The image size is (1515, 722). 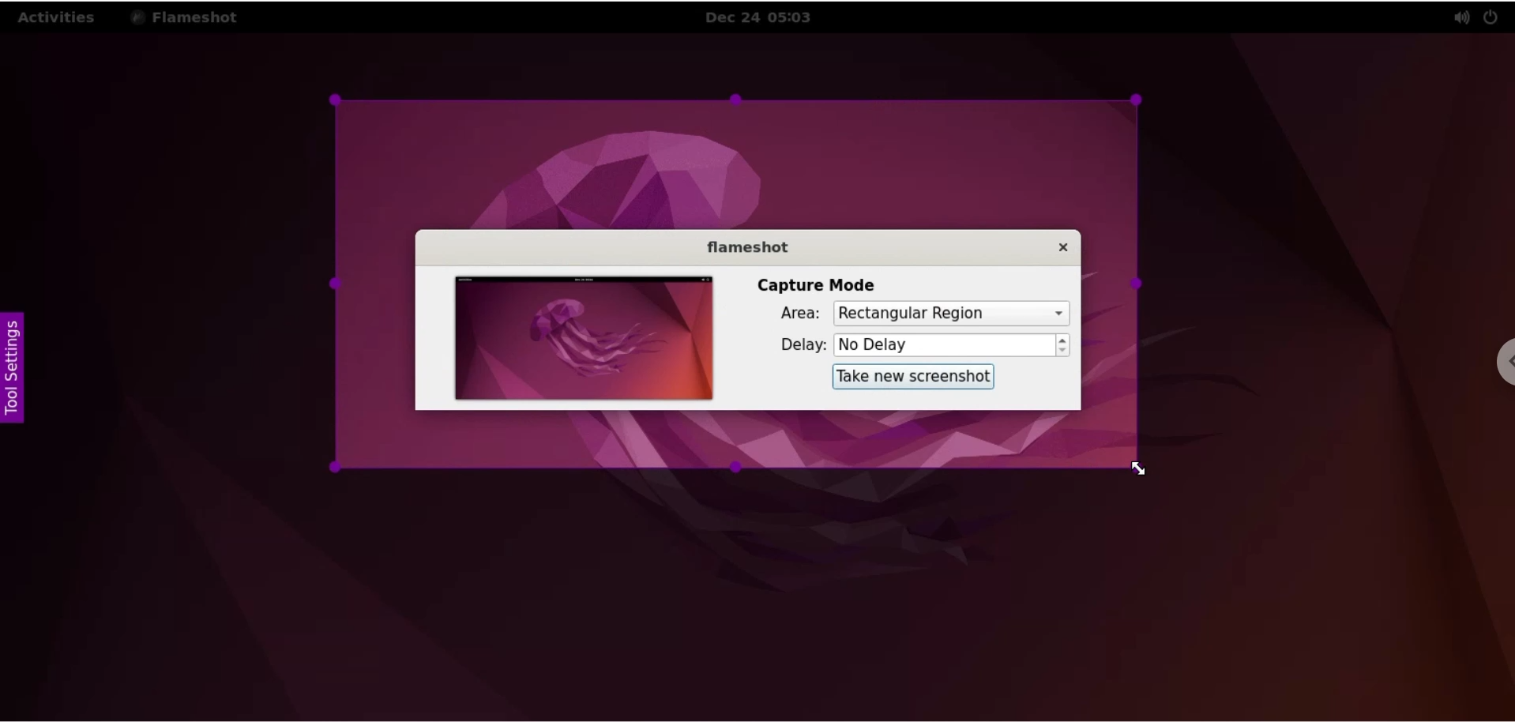 I want to click on selected area, so click(x=735, y=285).